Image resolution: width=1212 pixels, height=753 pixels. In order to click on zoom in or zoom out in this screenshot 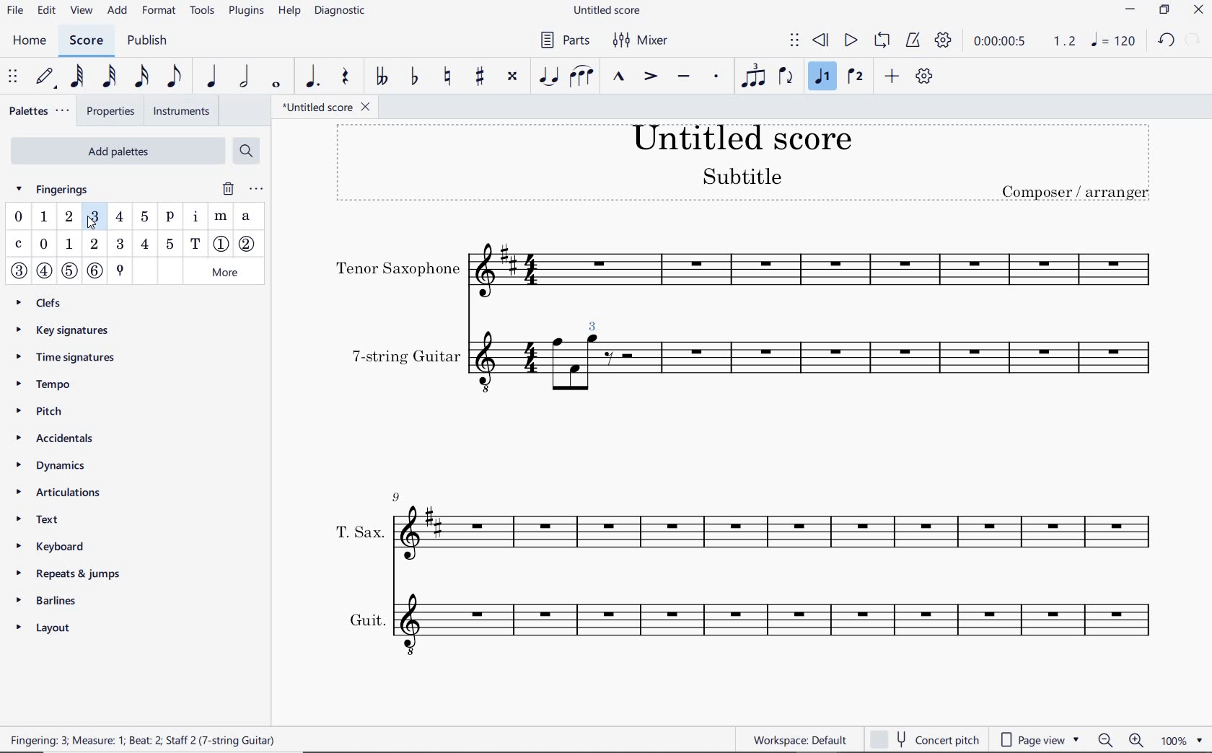, I will do `click(1120, 740)`.